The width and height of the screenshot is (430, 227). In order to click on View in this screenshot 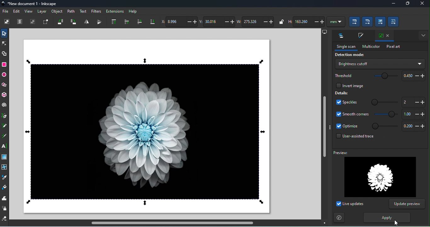, I will do `click(29, 12)`.